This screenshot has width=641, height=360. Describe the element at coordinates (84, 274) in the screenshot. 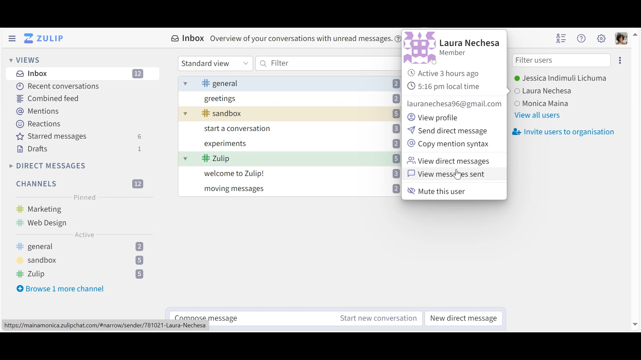

I see `zulip` at that location.